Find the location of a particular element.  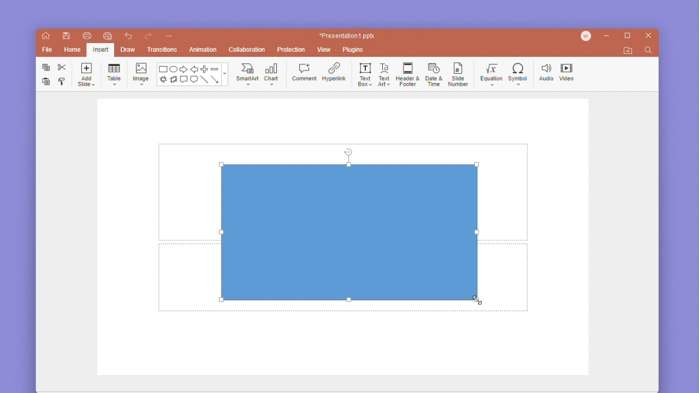

rectangle shape is located at coordinates (351, 233).